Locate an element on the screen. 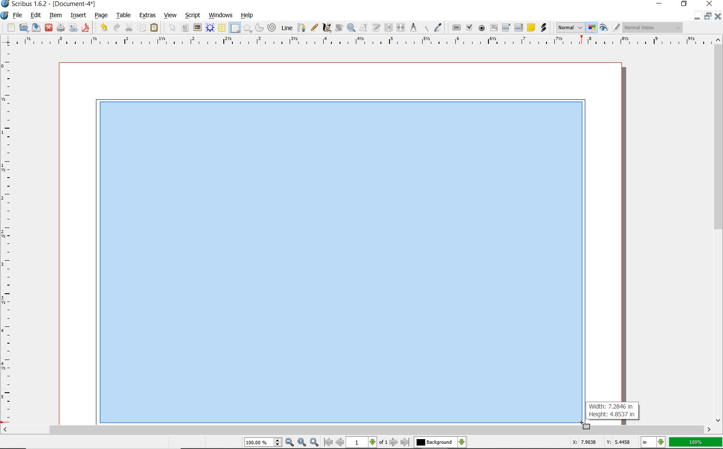 The width and height of the screenshot is (723, 449). go to next page is located at coordinates (394, 442).